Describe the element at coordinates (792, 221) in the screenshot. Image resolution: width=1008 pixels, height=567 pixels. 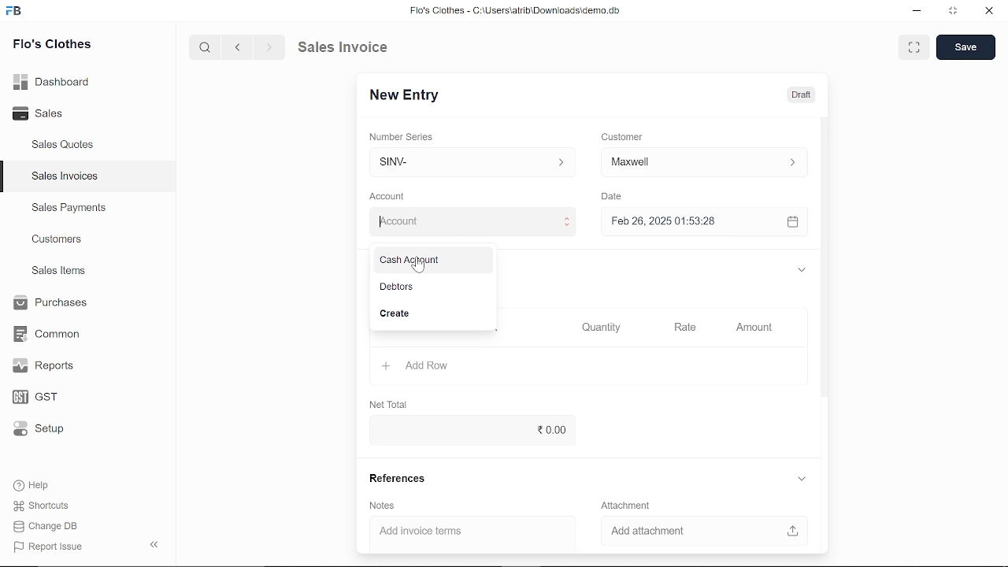
I see `open calender` at that location.